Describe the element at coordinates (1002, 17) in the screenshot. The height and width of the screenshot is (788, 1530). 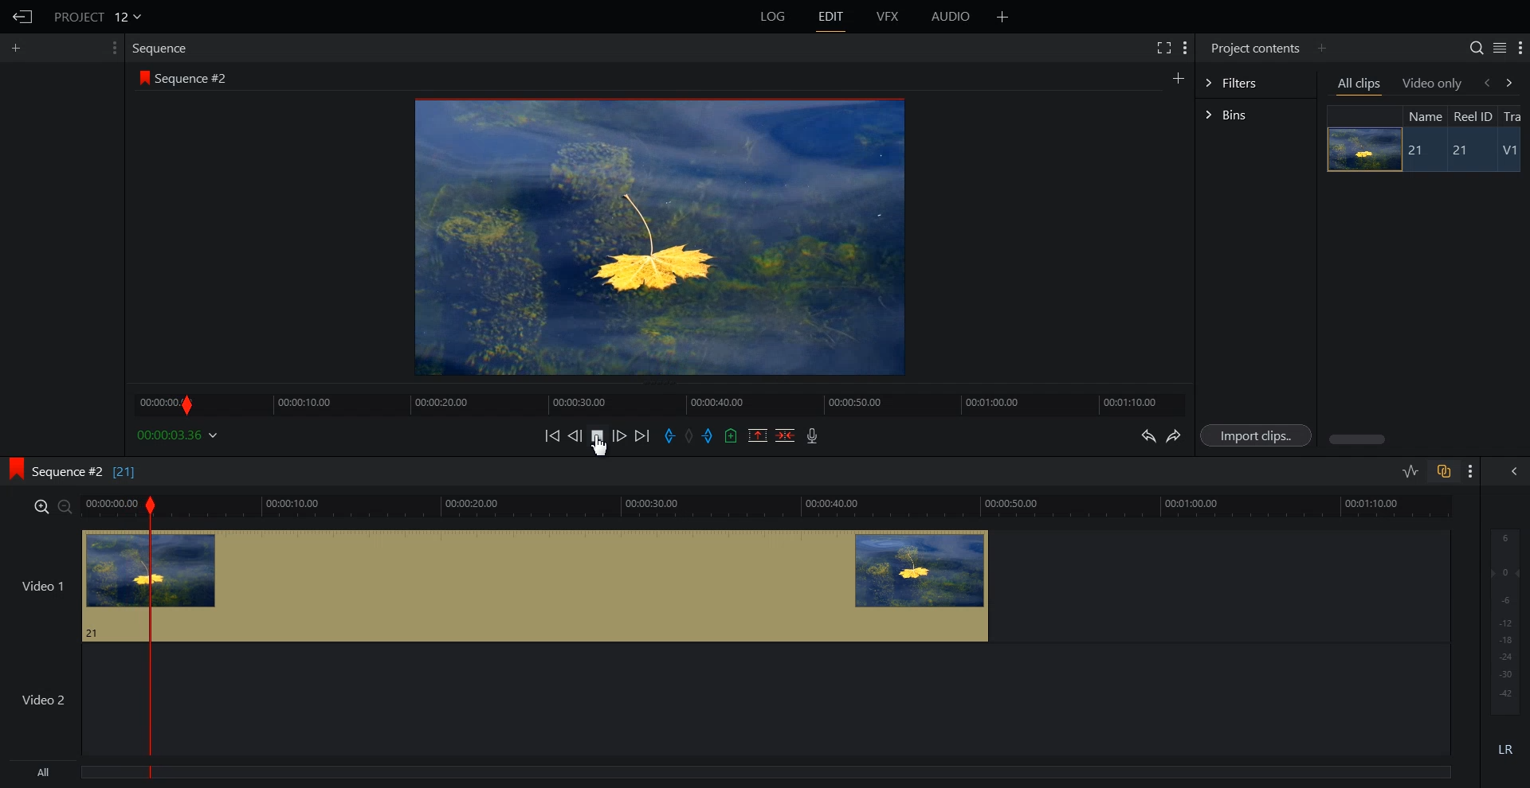
I see `Add panel` at that location.